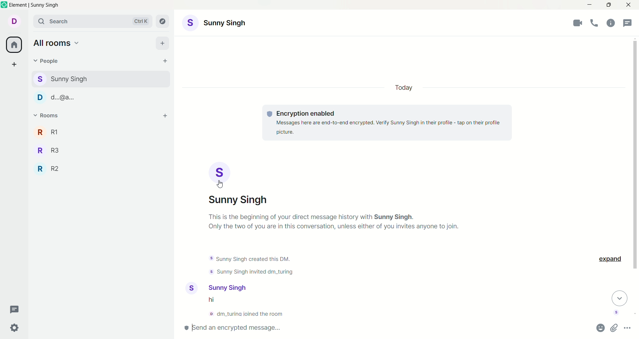  I want to click on add, so click(166, 117).